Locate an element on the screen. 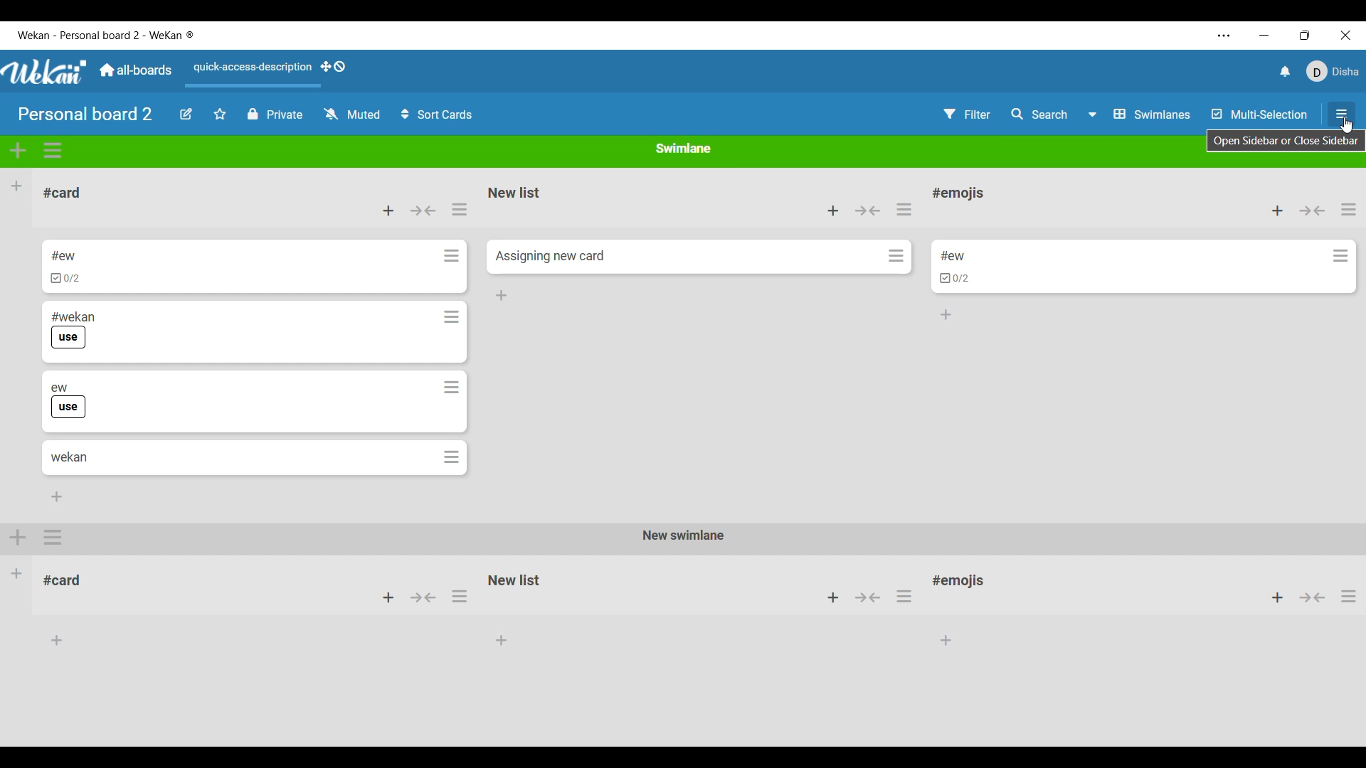 The image size is (1366, 768). Collapse is located at coordinates (1312, 210).